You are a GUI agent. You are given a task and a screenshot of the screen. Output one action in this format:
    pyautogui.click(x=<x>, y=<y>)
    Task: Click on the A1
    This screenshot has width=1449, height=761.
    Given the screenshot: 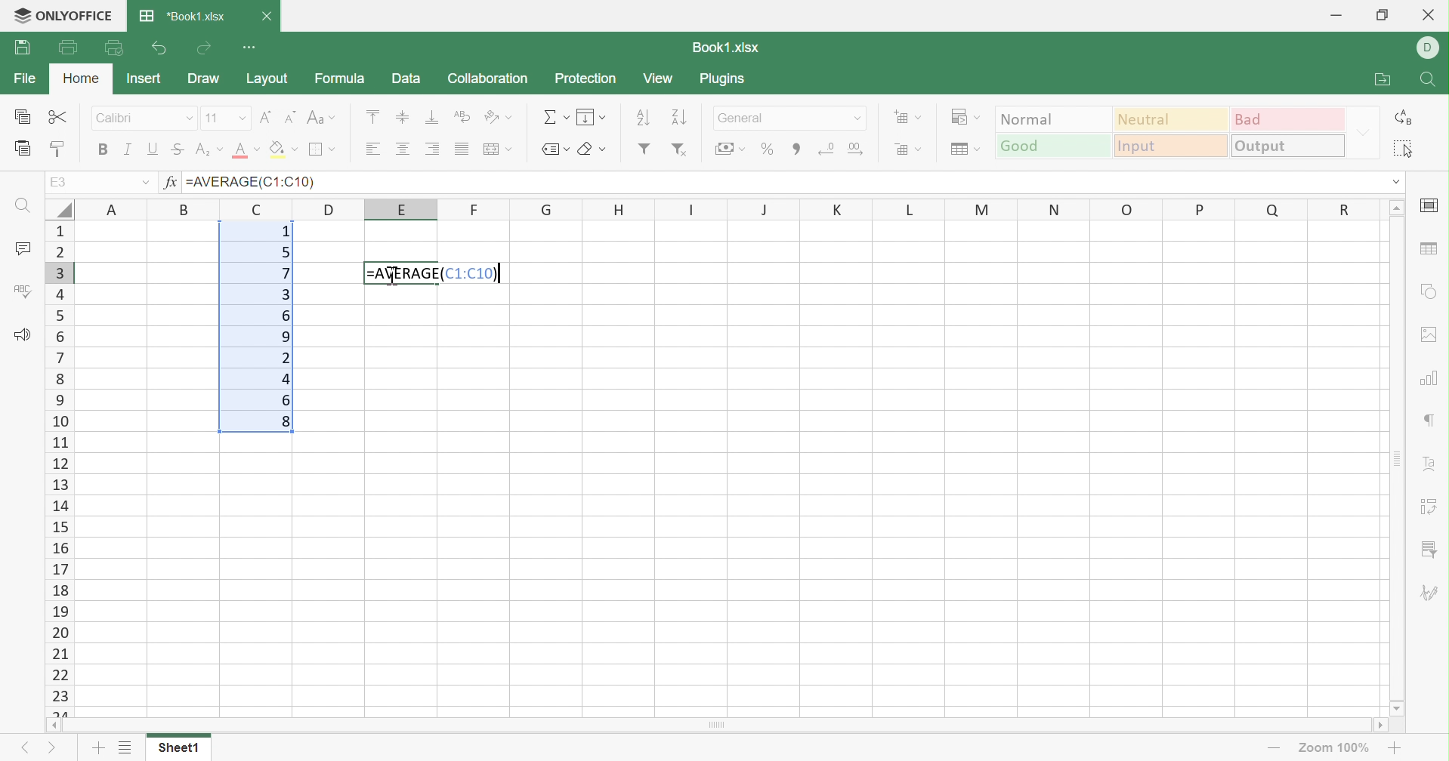 What is the action you would take?
    pyautogui.click(x=60, y=182)
    